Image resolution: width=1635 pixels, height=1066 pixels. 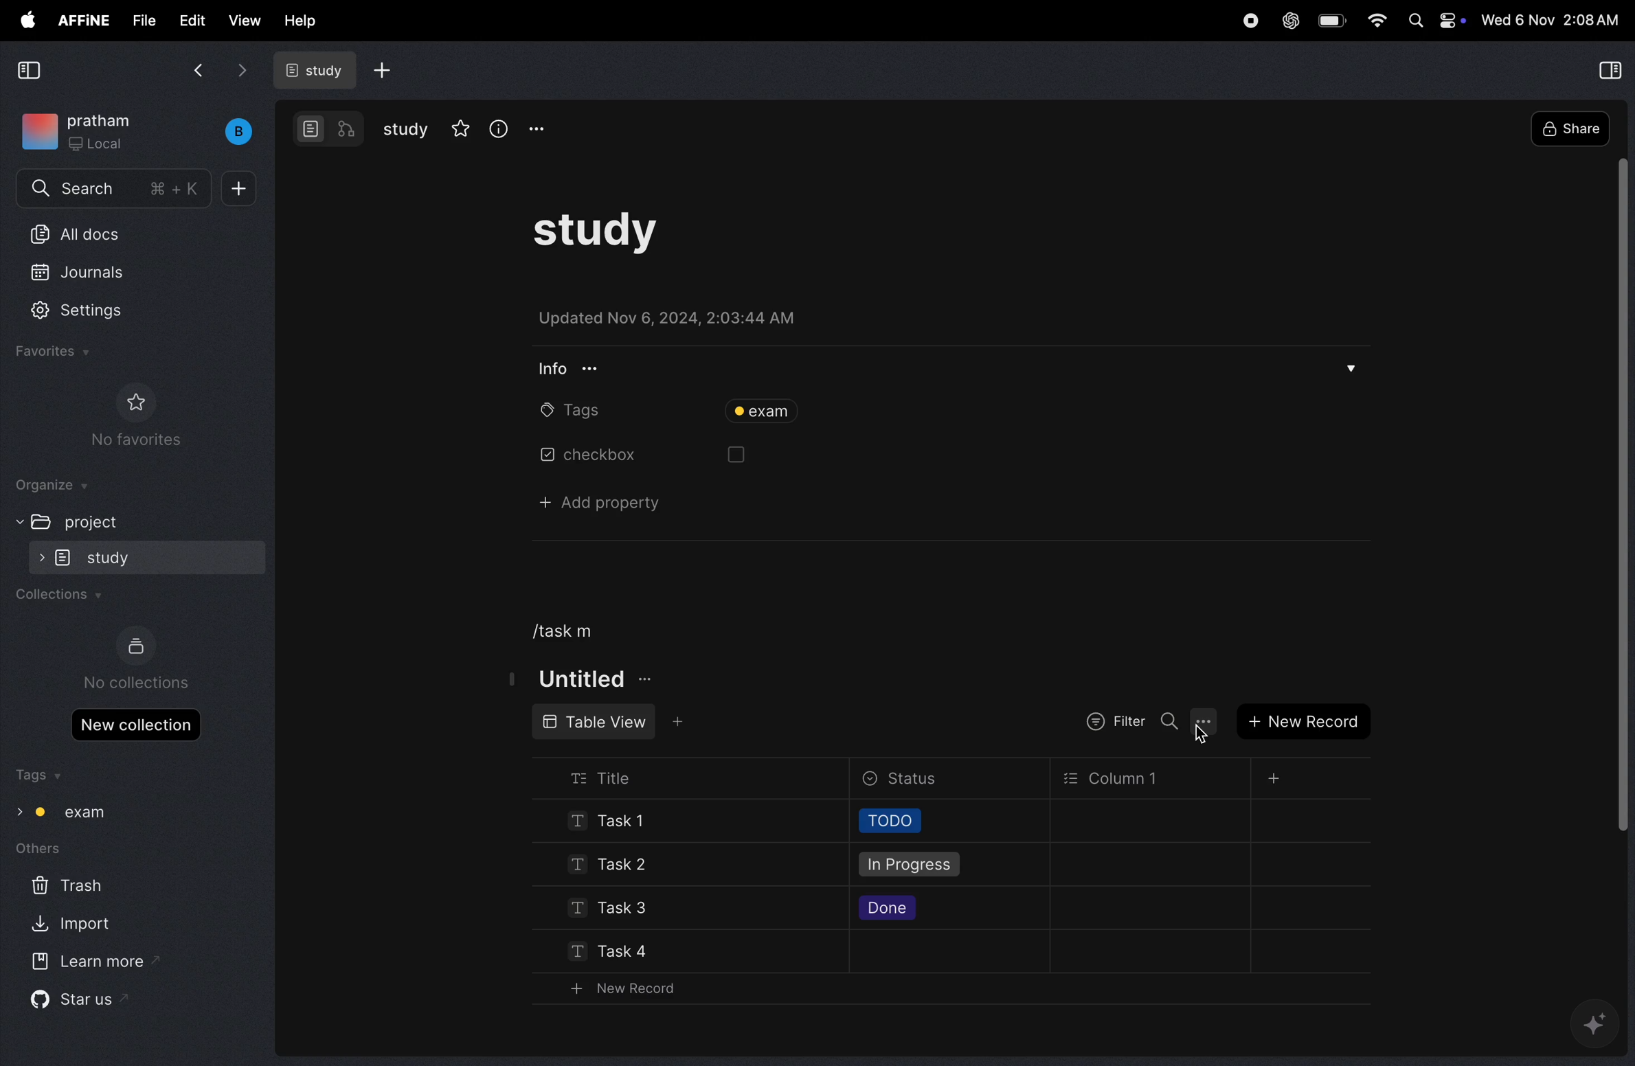 I want to click on Task !, so click(x=620, y=822).